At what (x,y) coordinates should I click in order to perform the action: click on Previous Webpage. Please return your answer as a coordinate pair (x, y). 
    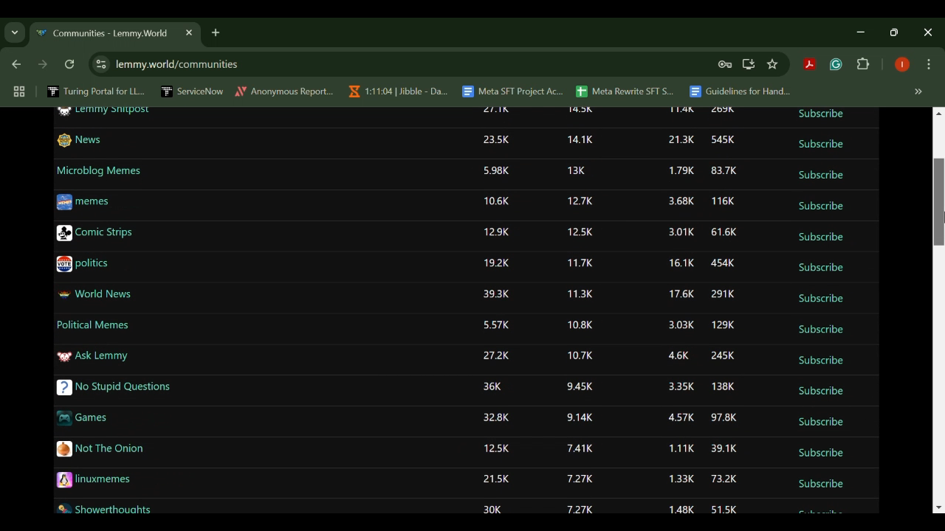
    Looking at the image, I should click on (14, 66).